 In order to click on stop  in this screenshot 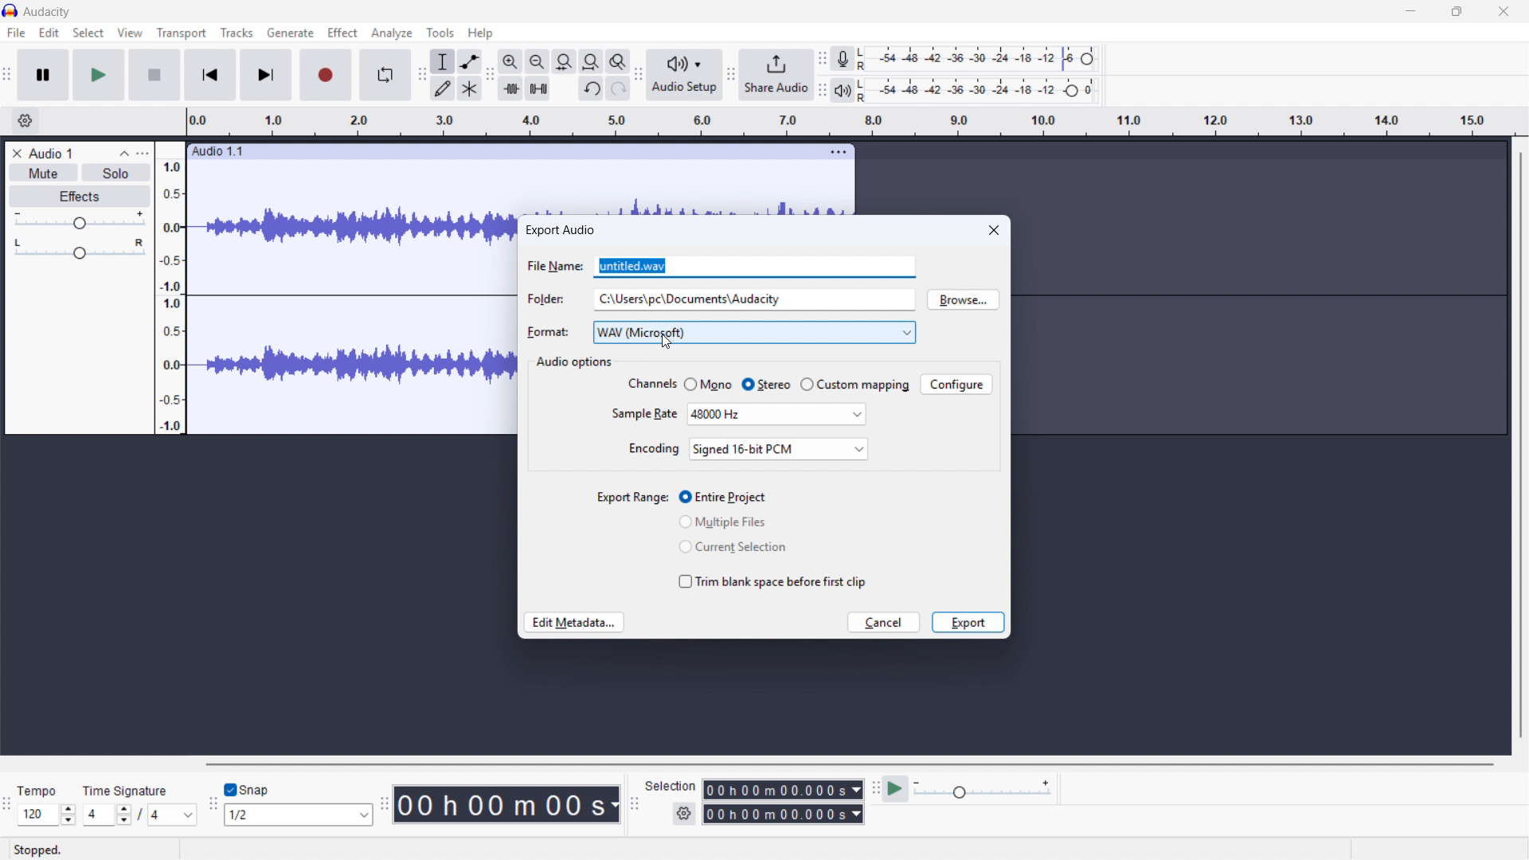, I will do `click(154, 75)`.